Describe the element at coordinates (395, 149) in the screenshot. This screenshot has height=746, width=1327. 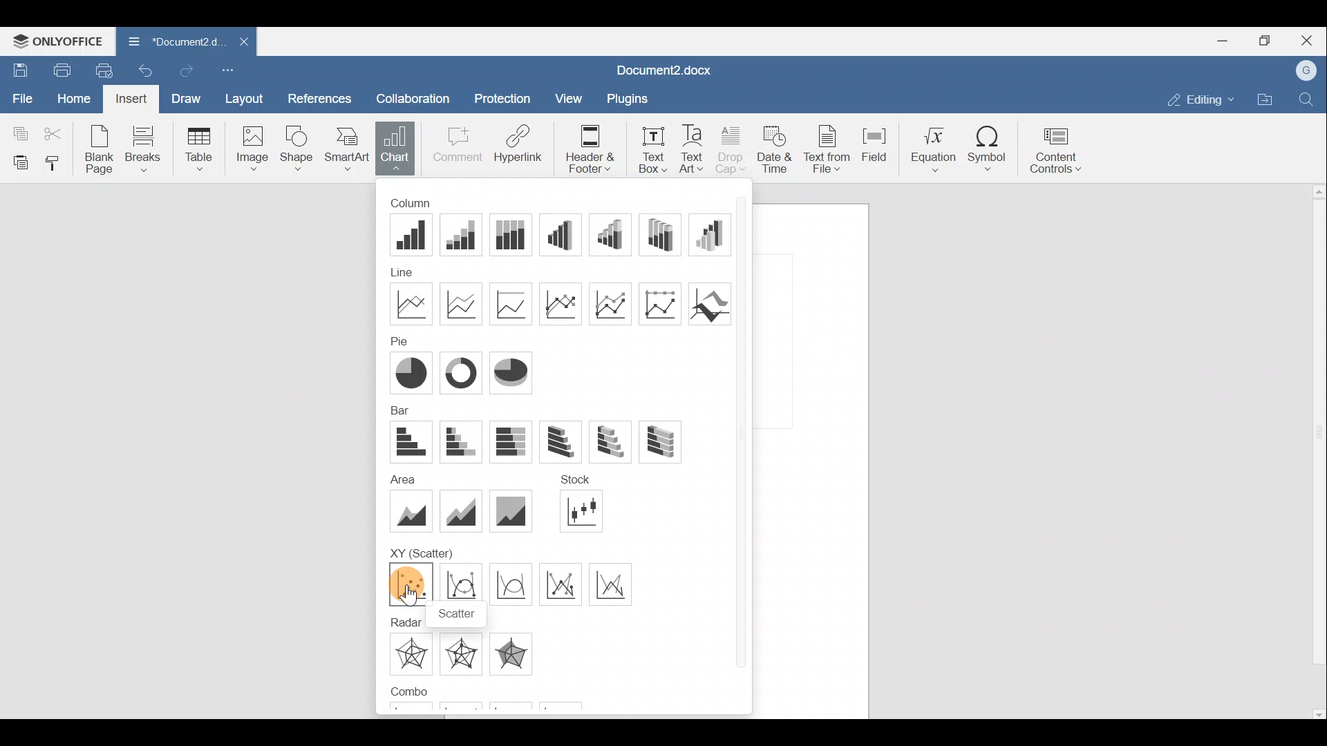
I see `Chart` at that location.